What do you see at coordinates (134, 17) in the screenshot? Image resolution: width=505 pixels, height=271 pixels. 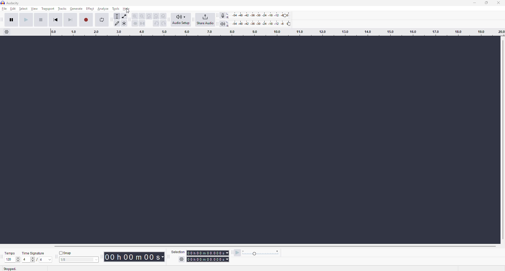 I see `zoom in` at bounding box center [134, 17].